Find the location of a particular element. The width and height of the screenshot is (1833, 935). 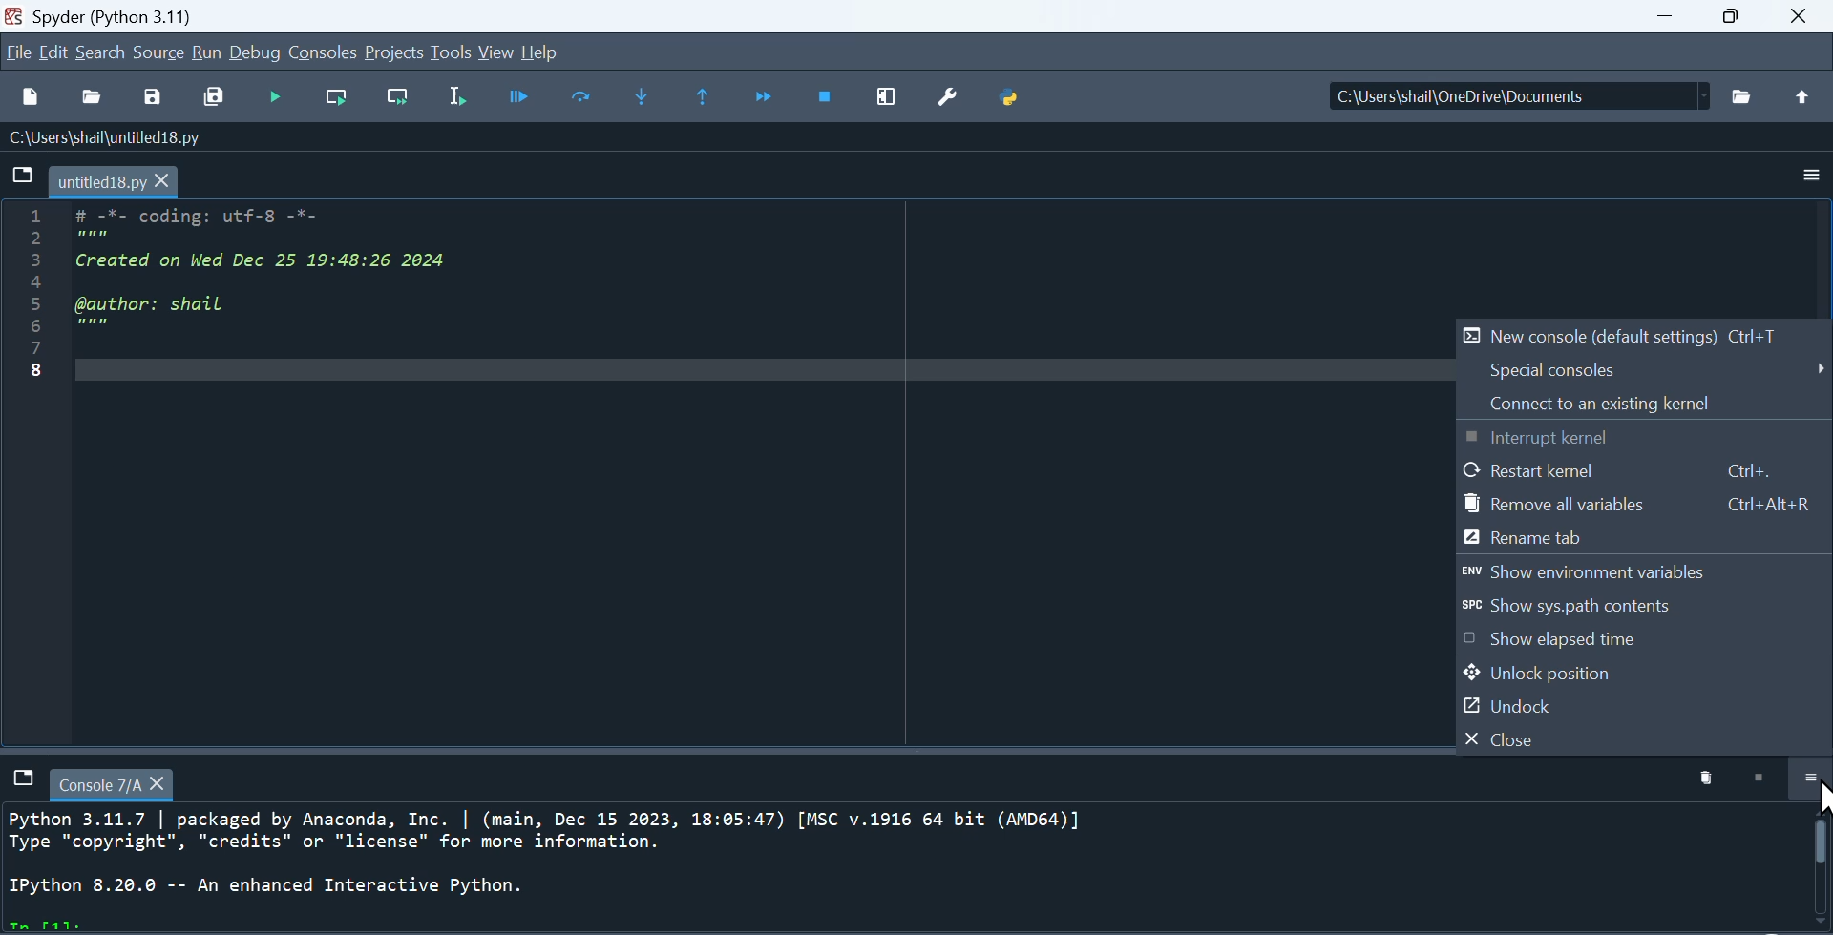

spyder logo is located at coordinates (15, 17).